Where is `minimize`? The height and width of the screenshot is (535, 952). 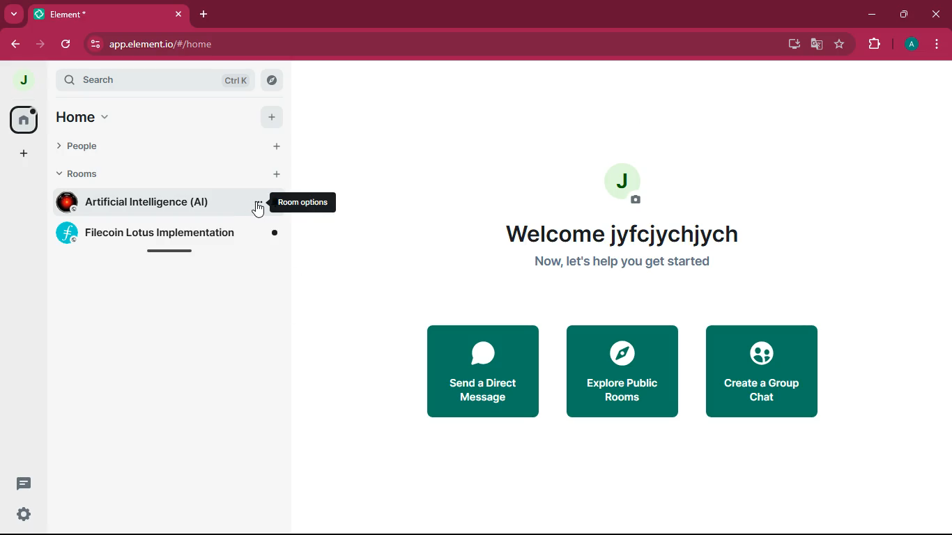
minimize is located at coordinates (873, 14).